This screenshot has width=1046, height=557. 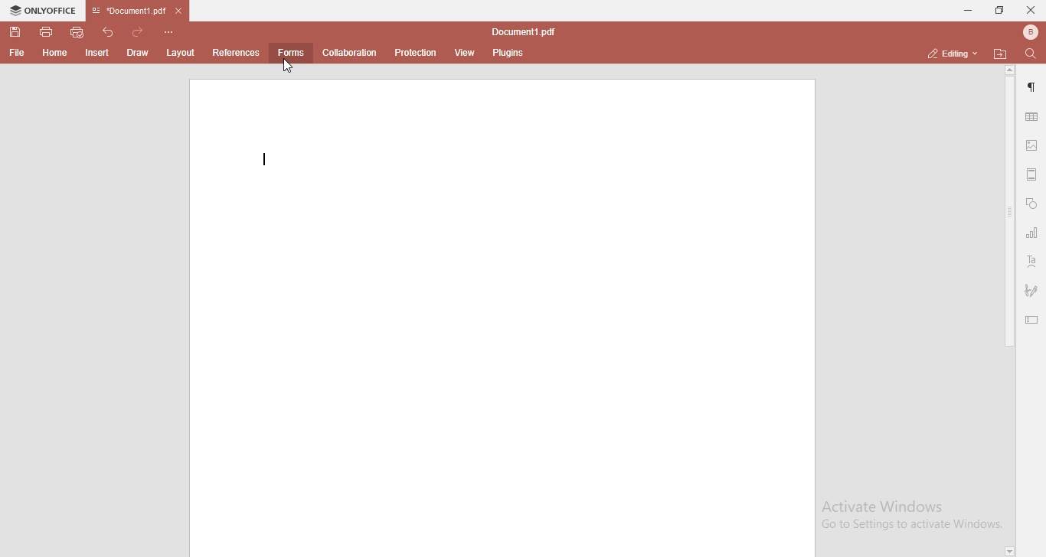 I want to click on paragraph, so click(x=1034, y=90).